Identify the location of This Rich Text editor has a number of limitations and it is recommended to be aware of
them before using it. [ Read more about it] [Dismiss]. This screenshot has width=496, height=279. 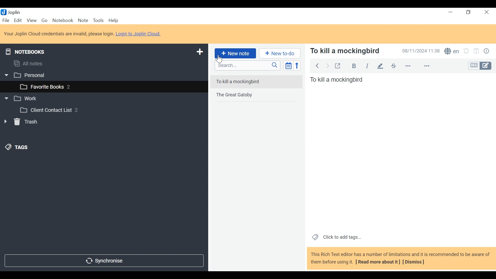
(400, 259).